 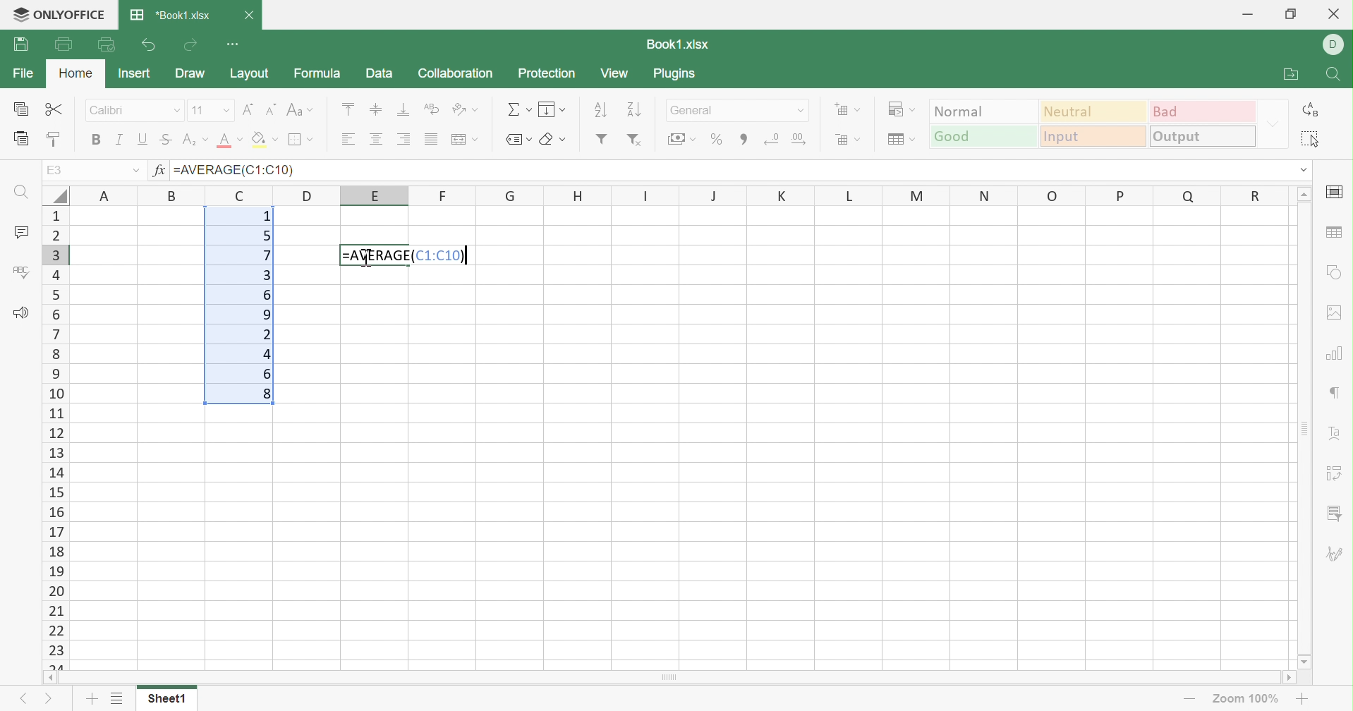 I want to click on Data, so click(x=382, y=73).